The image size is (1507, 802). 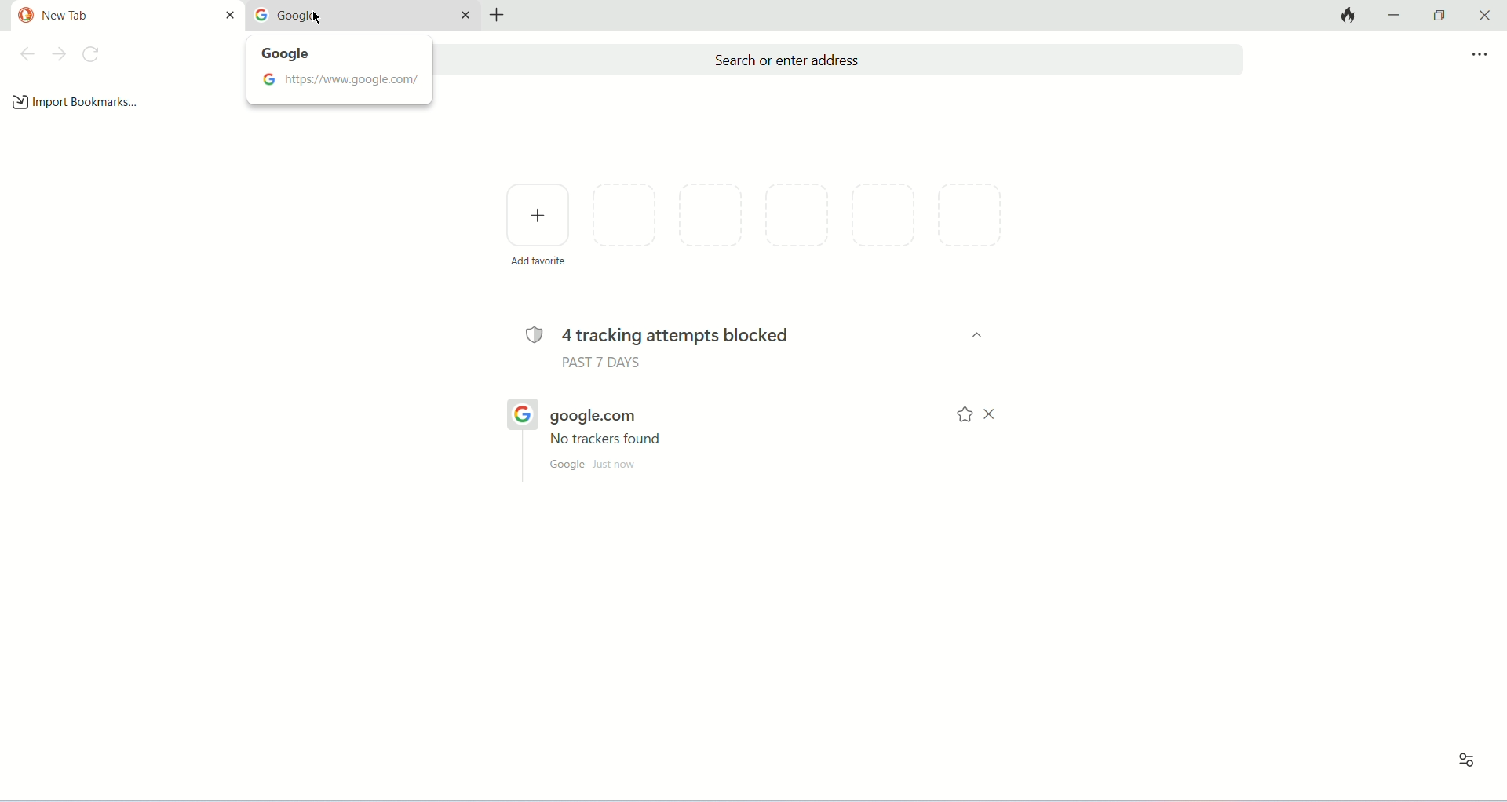 I want to click on close, so click(x=230, y=16).